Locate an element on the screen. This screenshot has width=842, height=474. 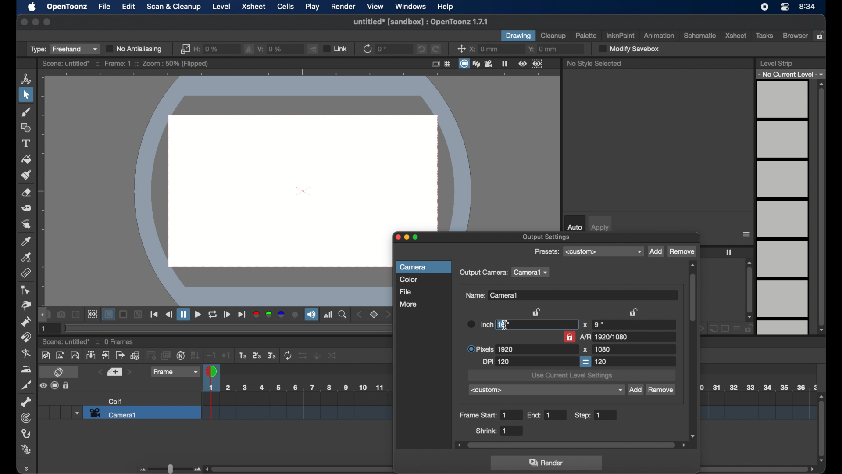
color is located at coordinates (409, 280).